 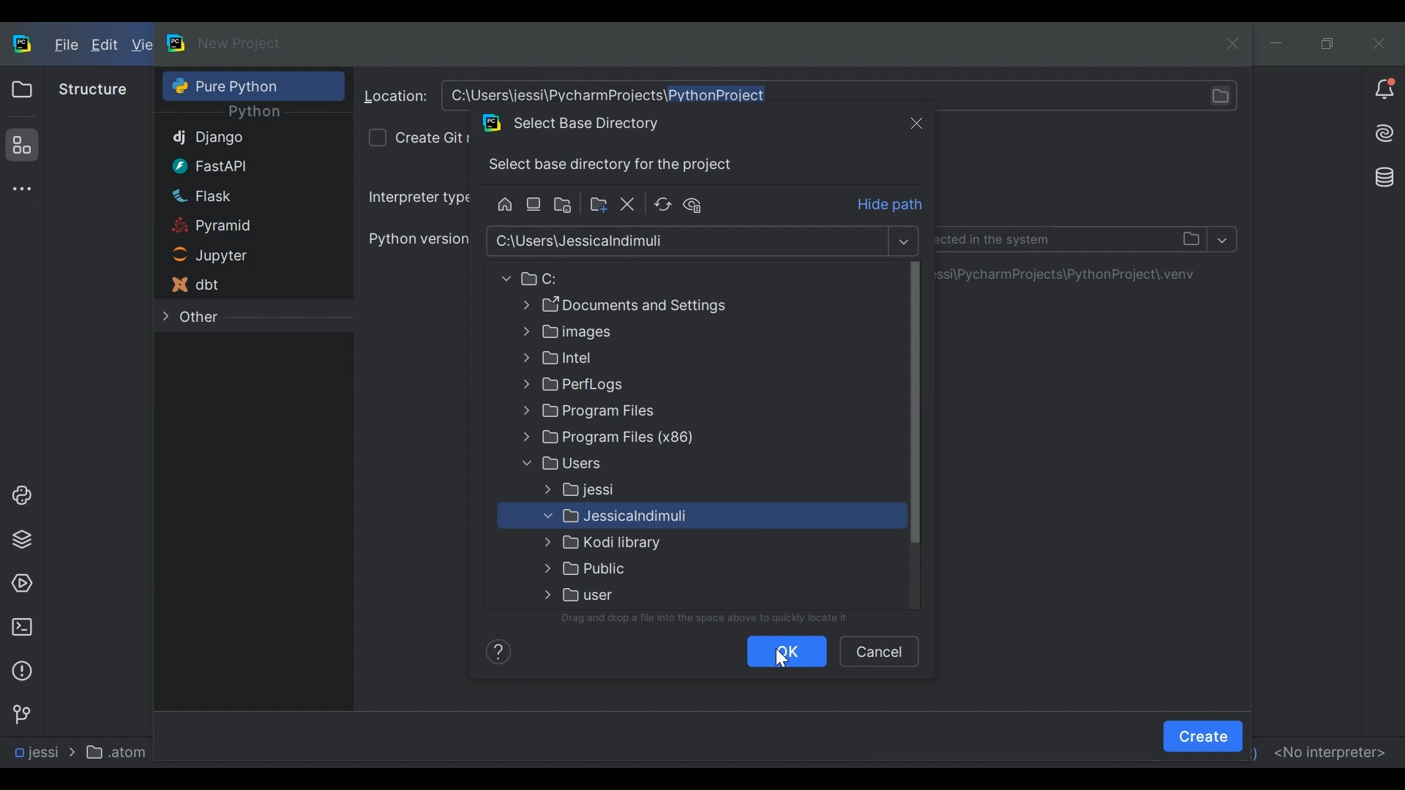 What do you see at coordinates (915, 406) in the screenshot?
I see `Vertical Scroll bar` at bounding box center [915, 406].